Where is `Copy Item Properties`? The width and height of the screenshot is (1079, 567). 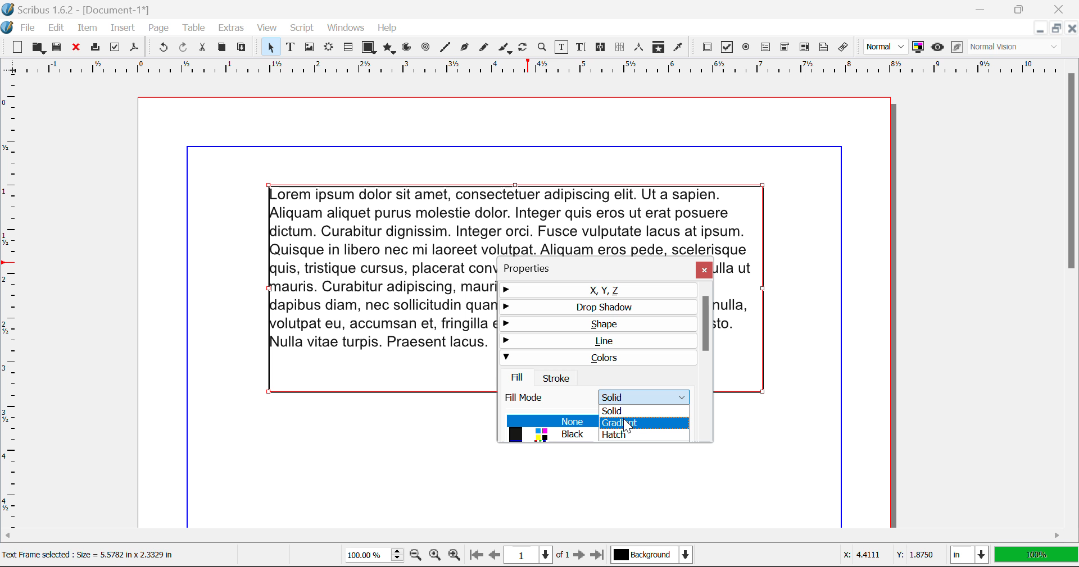
Copy Item Properties is located at coordinates (658, 48).